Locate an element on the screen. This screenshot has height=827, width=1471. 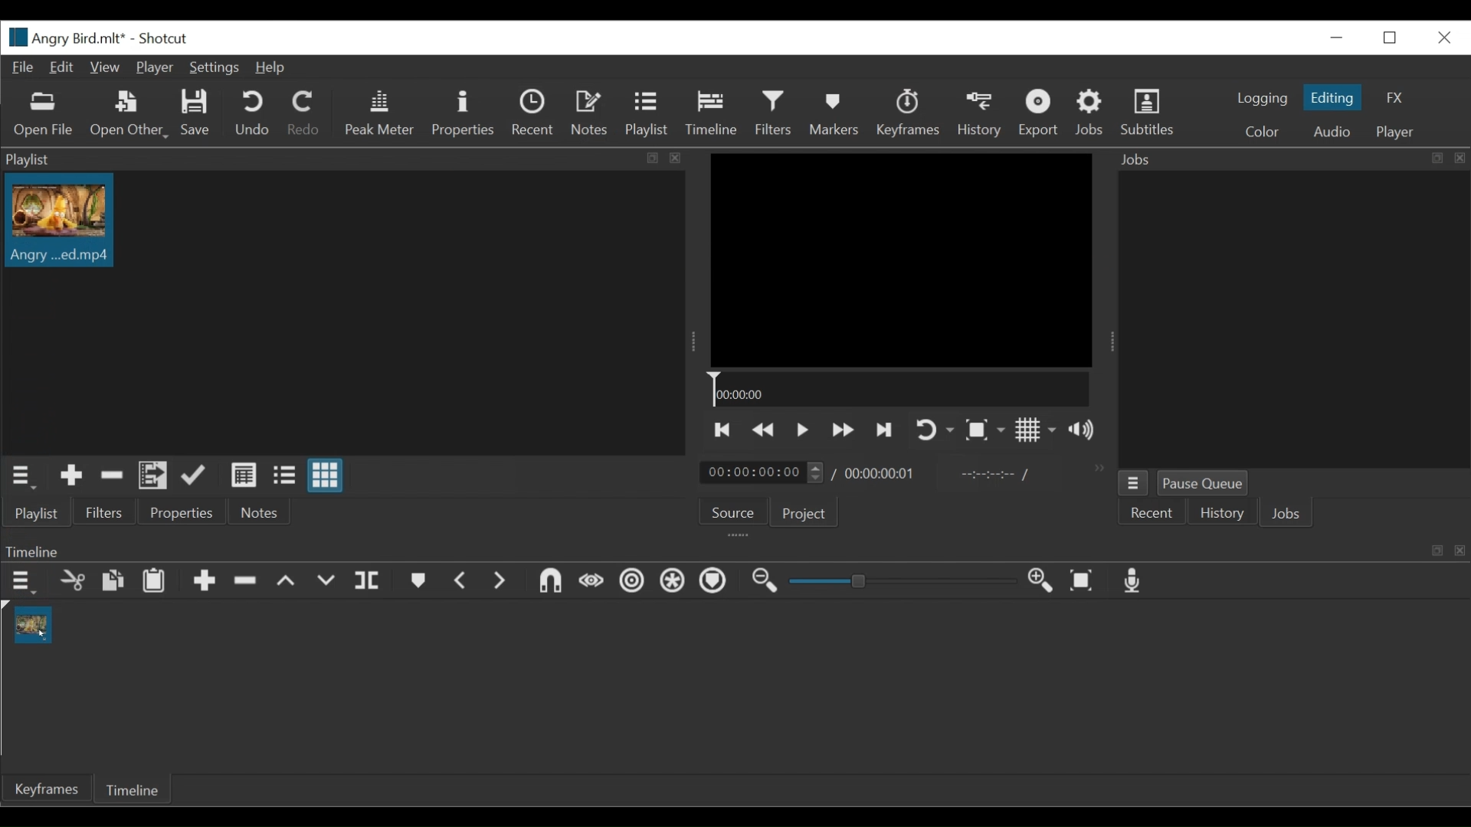
Export is located at coordinates (1040, 114).